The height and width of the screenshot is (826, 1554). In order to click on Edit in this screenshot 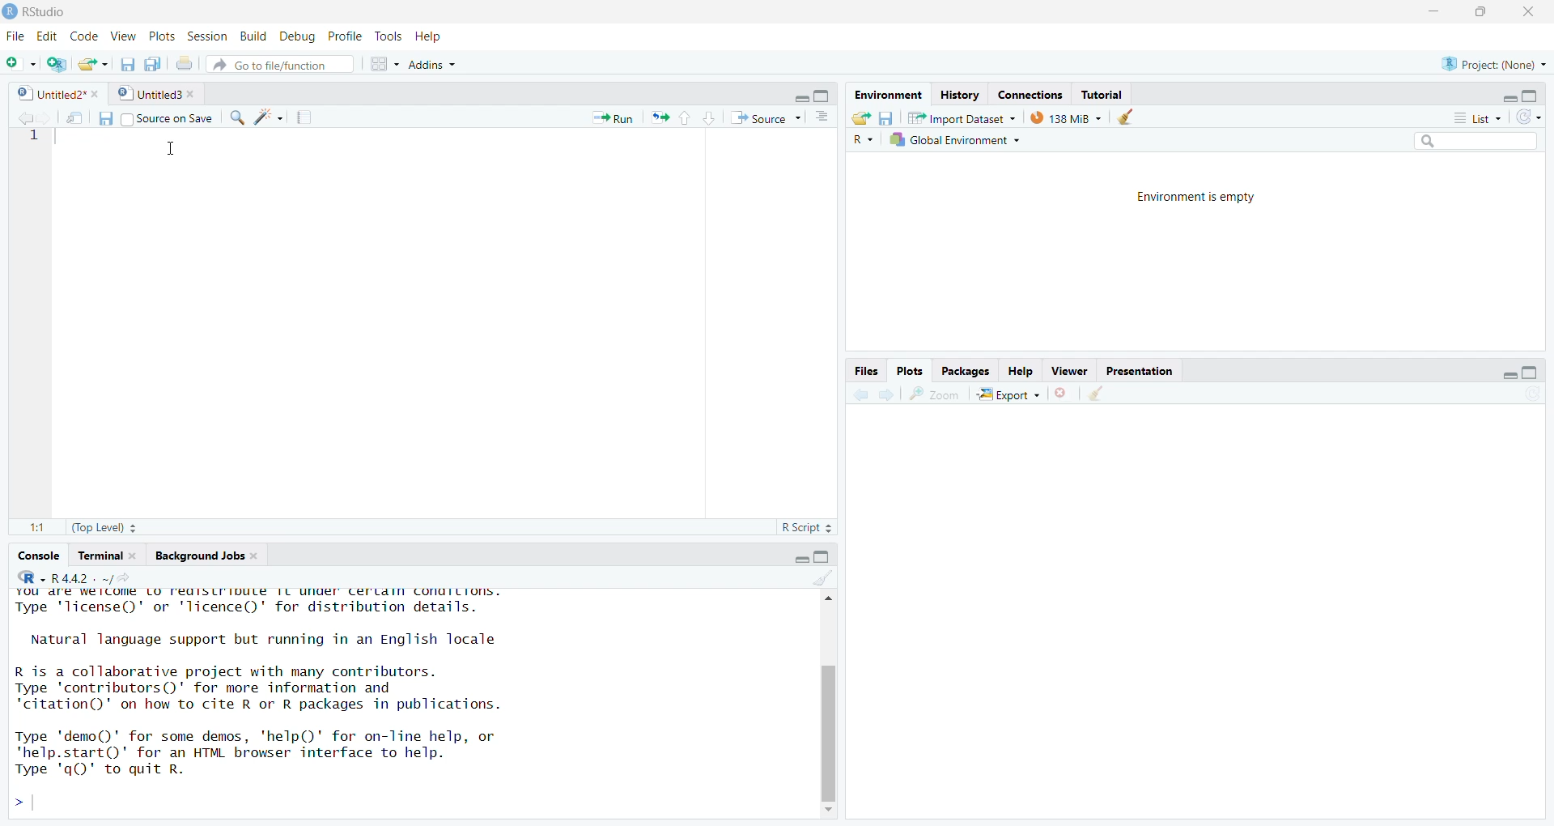, I will do `click(45, 36)`.